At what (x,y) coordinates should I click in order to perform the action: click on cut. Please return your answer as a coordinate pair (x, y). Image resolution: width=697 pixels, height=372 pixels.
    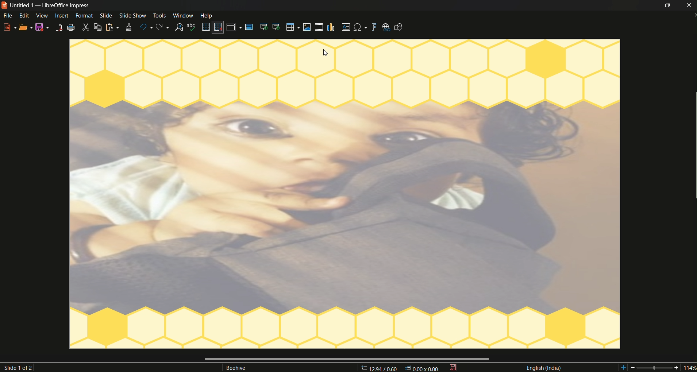
    Looking at the image, I should click on (86, 27).